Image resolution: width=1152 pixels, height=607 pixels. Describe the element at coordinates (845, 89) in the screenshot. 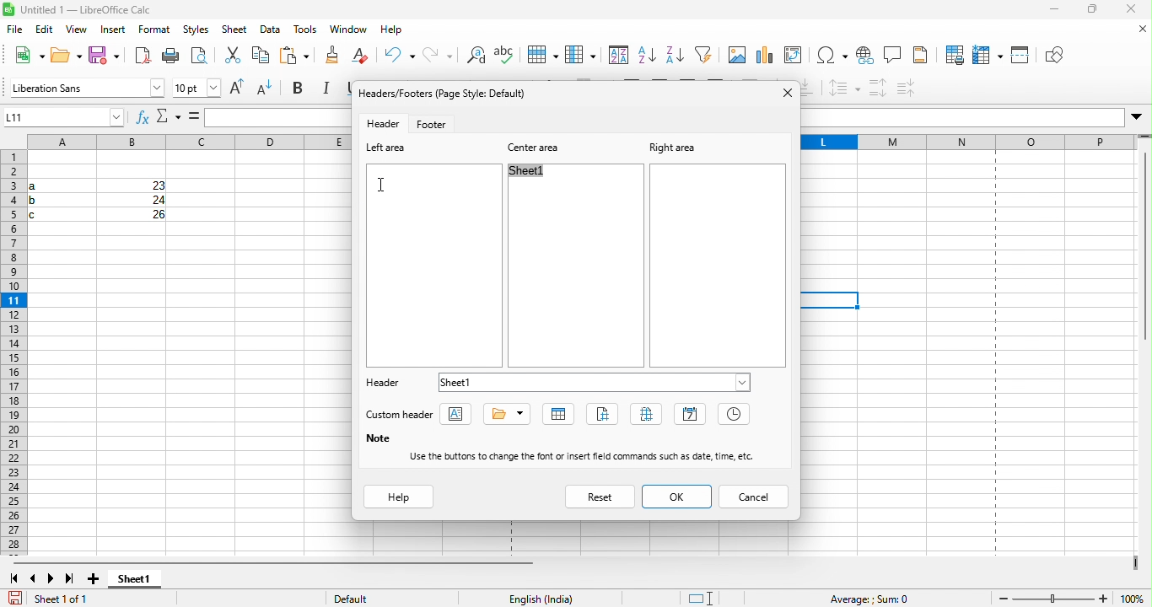

I see `set line spacing ` at that location.